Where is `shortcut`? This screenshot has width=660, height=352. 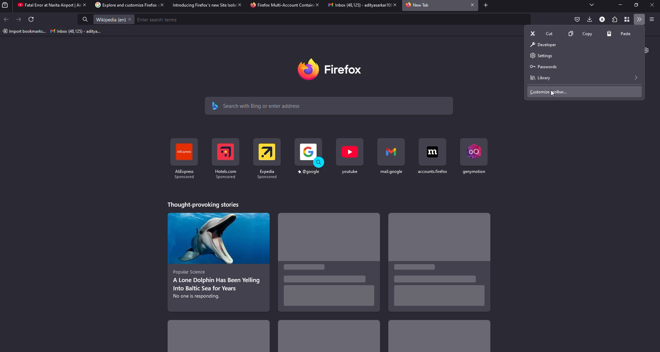
shortcut is located at coordinates (225, 158).